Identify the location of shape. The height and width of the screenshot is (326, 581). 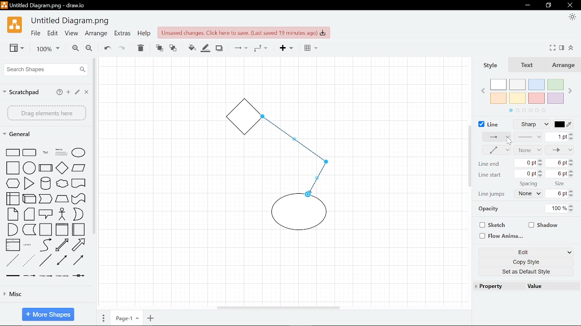
(13, 230).